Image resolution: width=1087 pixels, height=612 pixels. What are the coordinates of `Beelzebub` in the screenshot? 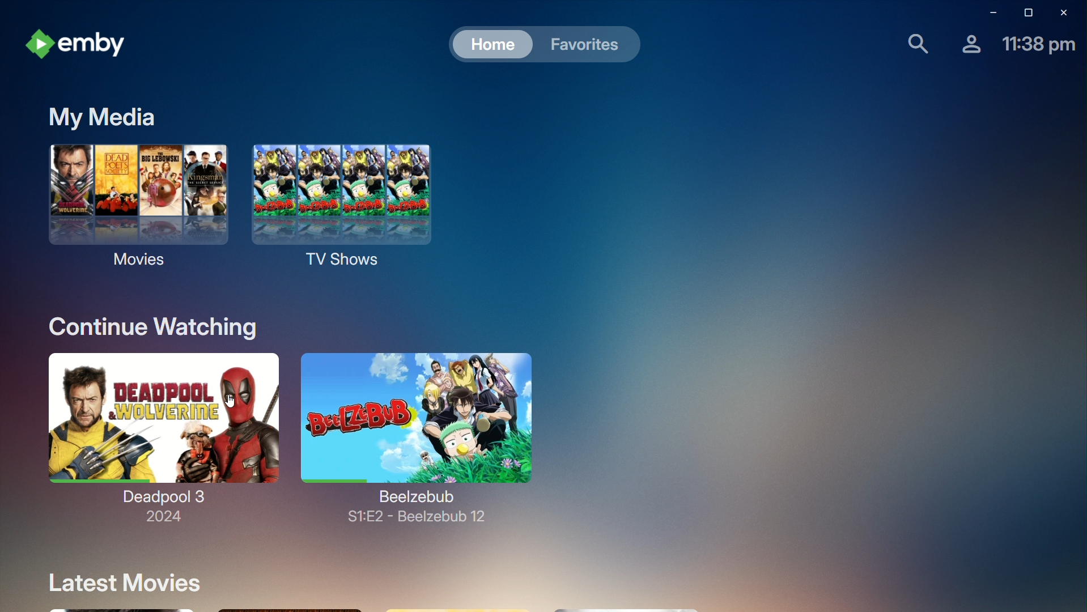 It's located at (417, 426).